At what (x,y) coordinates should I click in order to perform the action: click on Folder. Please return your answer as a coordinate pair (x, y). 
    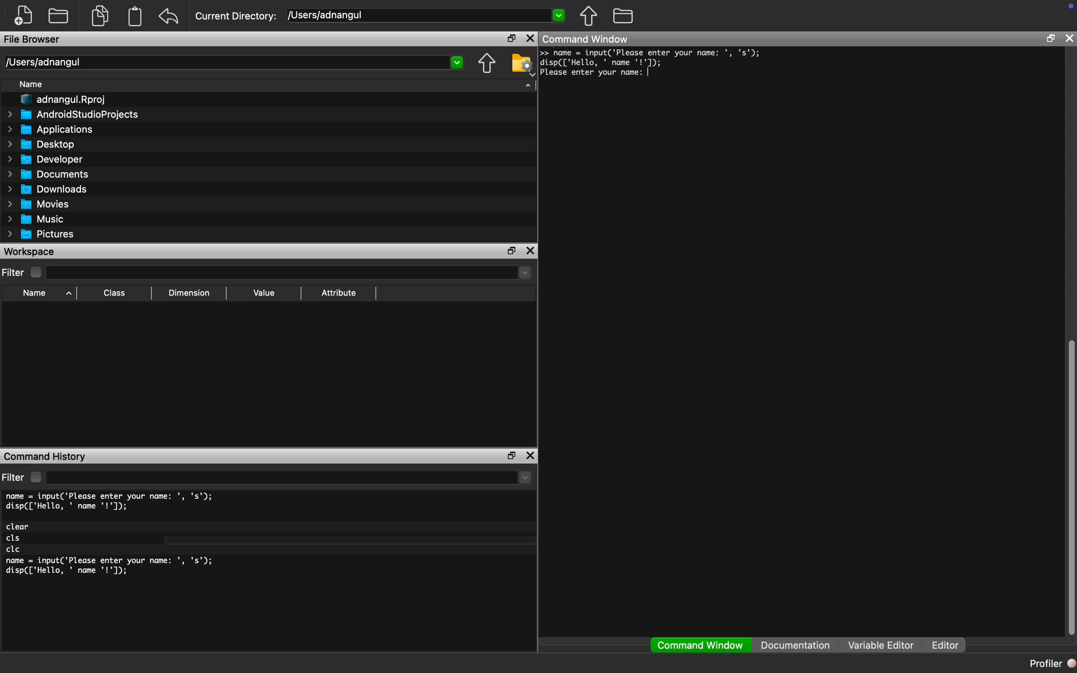
    Looking at the image, I should click on (58, 15).